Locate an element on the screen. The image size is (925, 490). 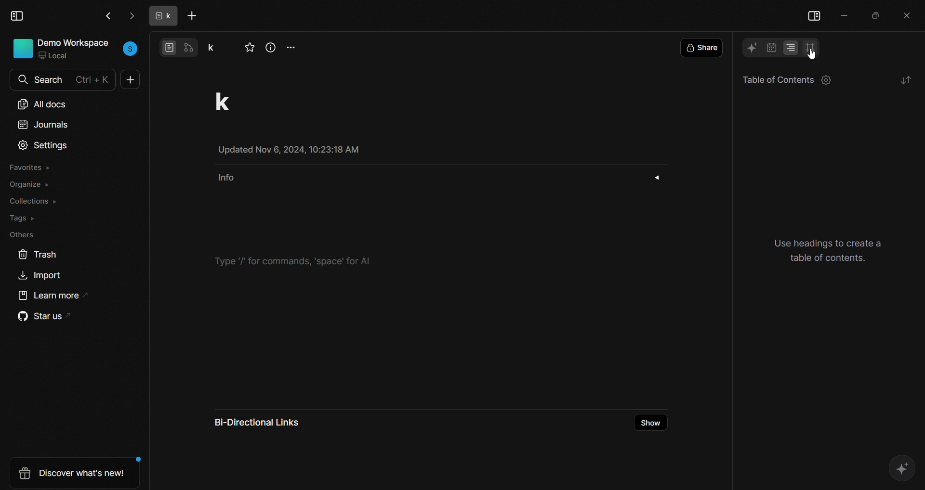
tab name is located at coordinates (160, 16).